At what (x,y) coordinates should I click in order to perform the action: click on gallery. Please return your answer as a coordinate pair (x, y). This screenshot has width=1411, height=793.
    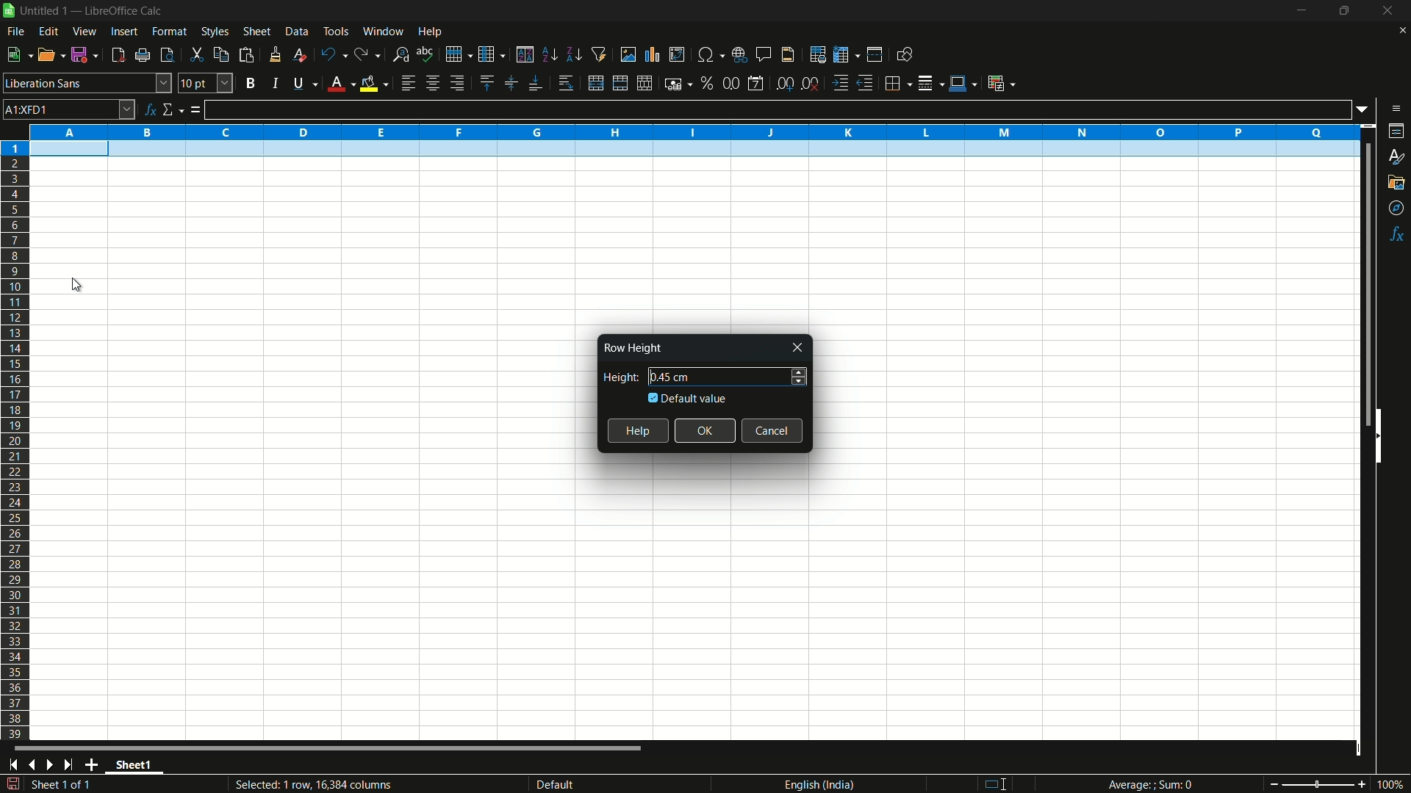
    Looking at the image, I should click on (1397, 182).